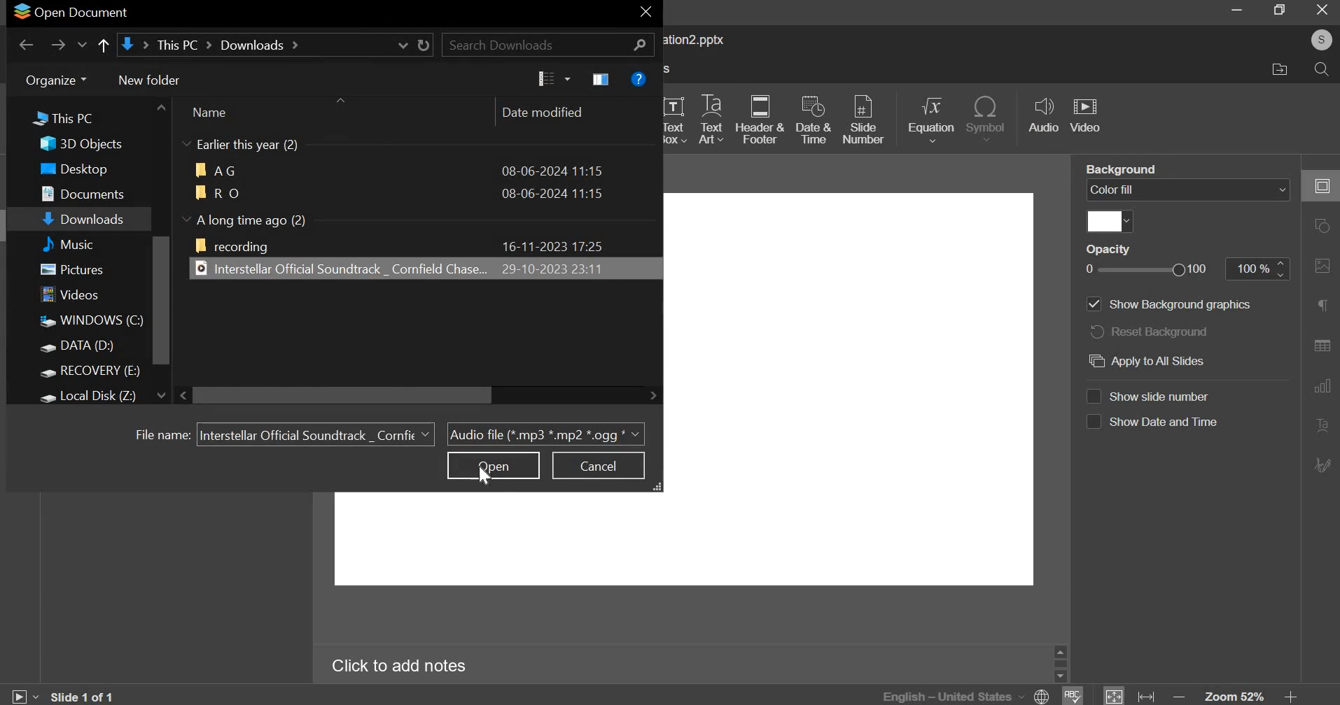  What do you see at coordinates (90, 371) in the screenshot?
I see `RECOVERY (E:)` at bounding box center [90, 371].